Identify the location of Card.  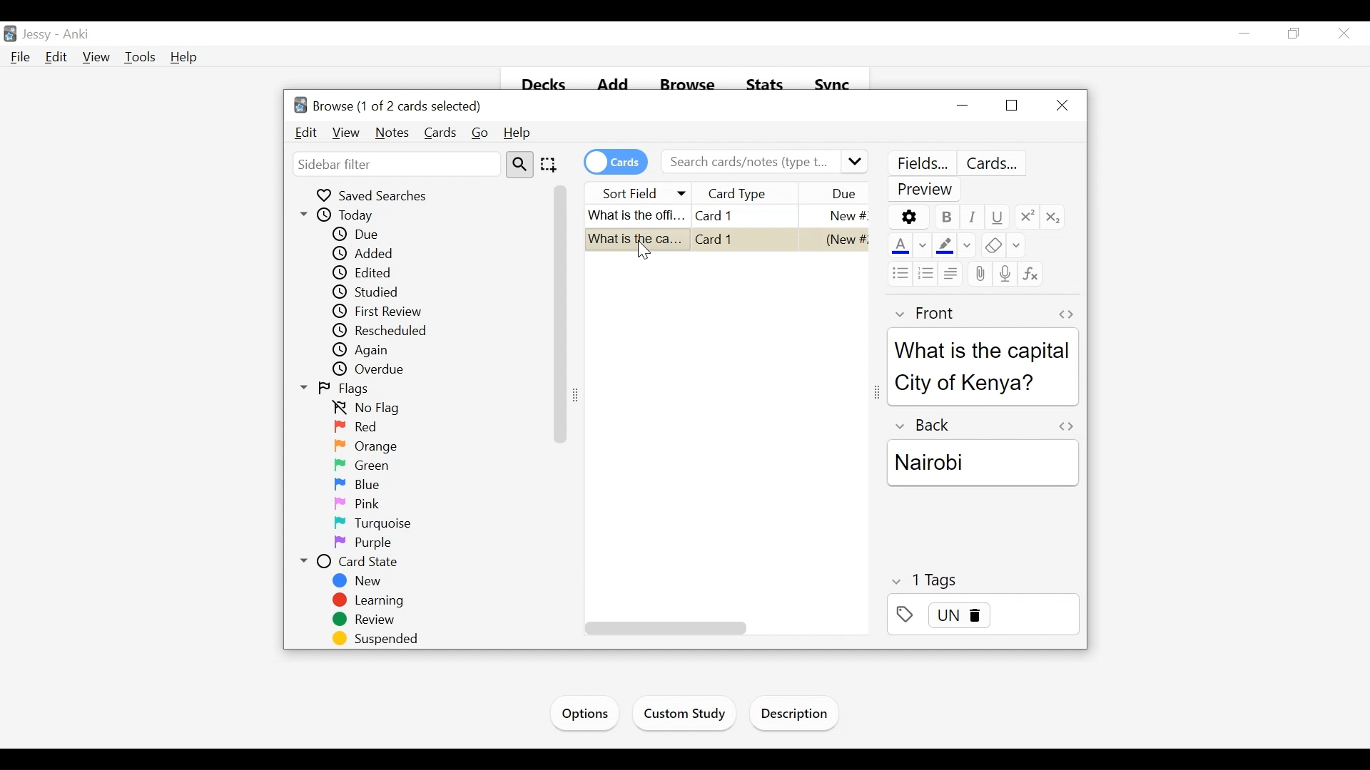
(727, 242).